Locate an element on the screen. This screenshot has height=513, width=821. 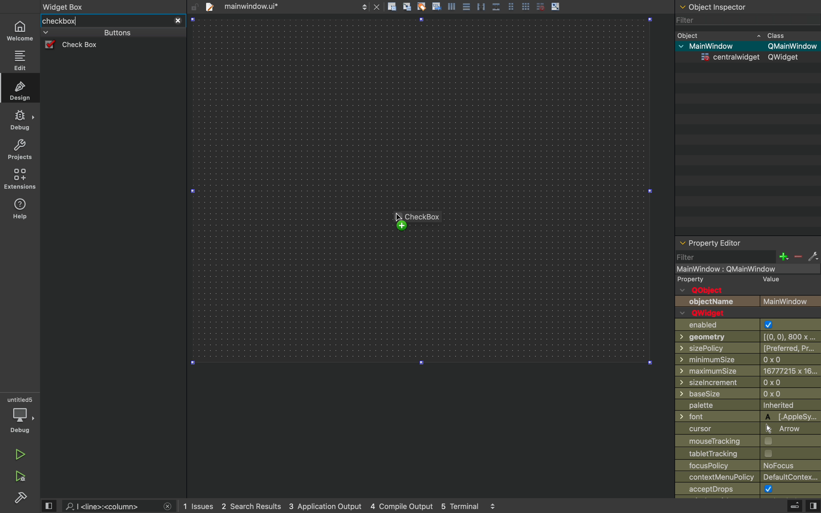
property editor is located at coordinates (748, 243).